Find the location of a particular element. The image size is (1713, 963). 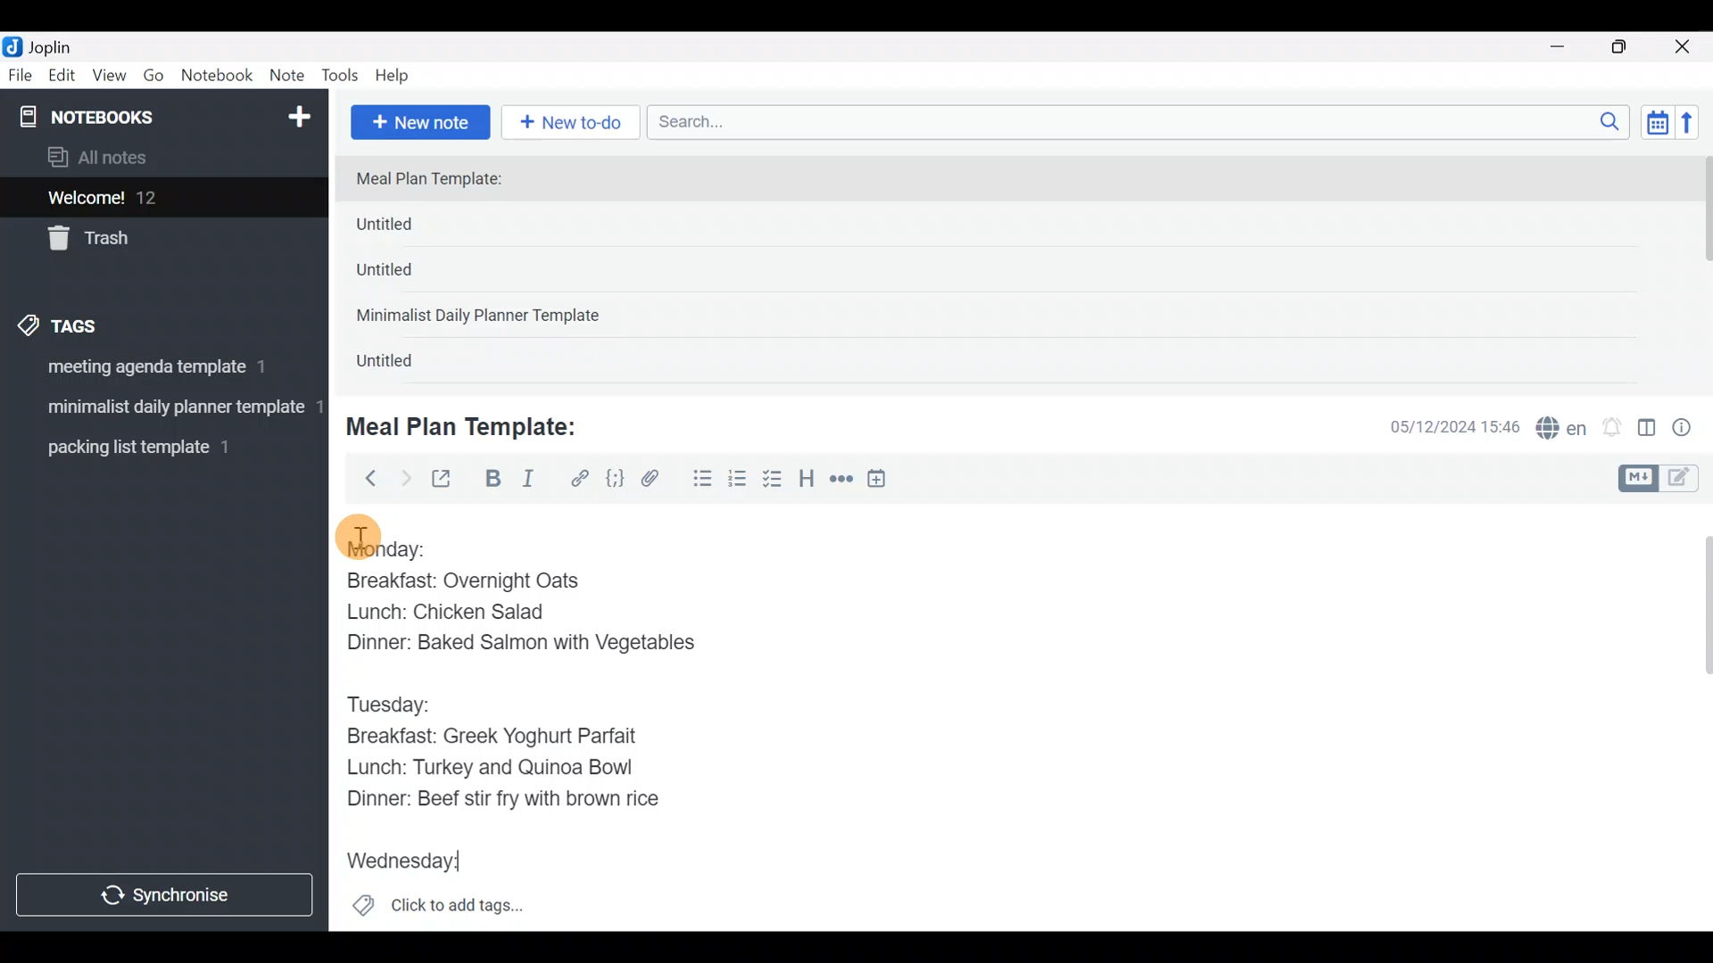

Close is located at coordinates (1685, 48).